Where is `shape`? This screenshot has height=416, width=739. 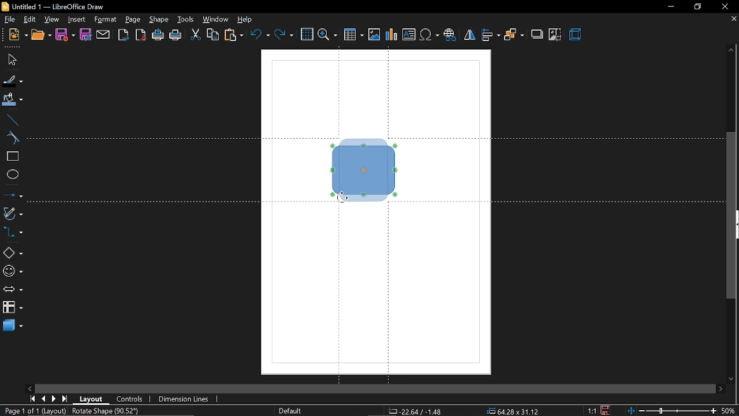 shape is located at coordinates (159, 19).